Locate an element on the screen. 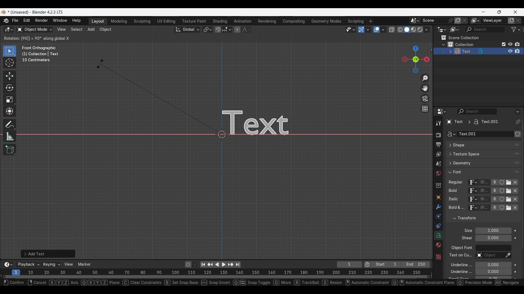  Text object added to collection is located at coordinates (478, 51).